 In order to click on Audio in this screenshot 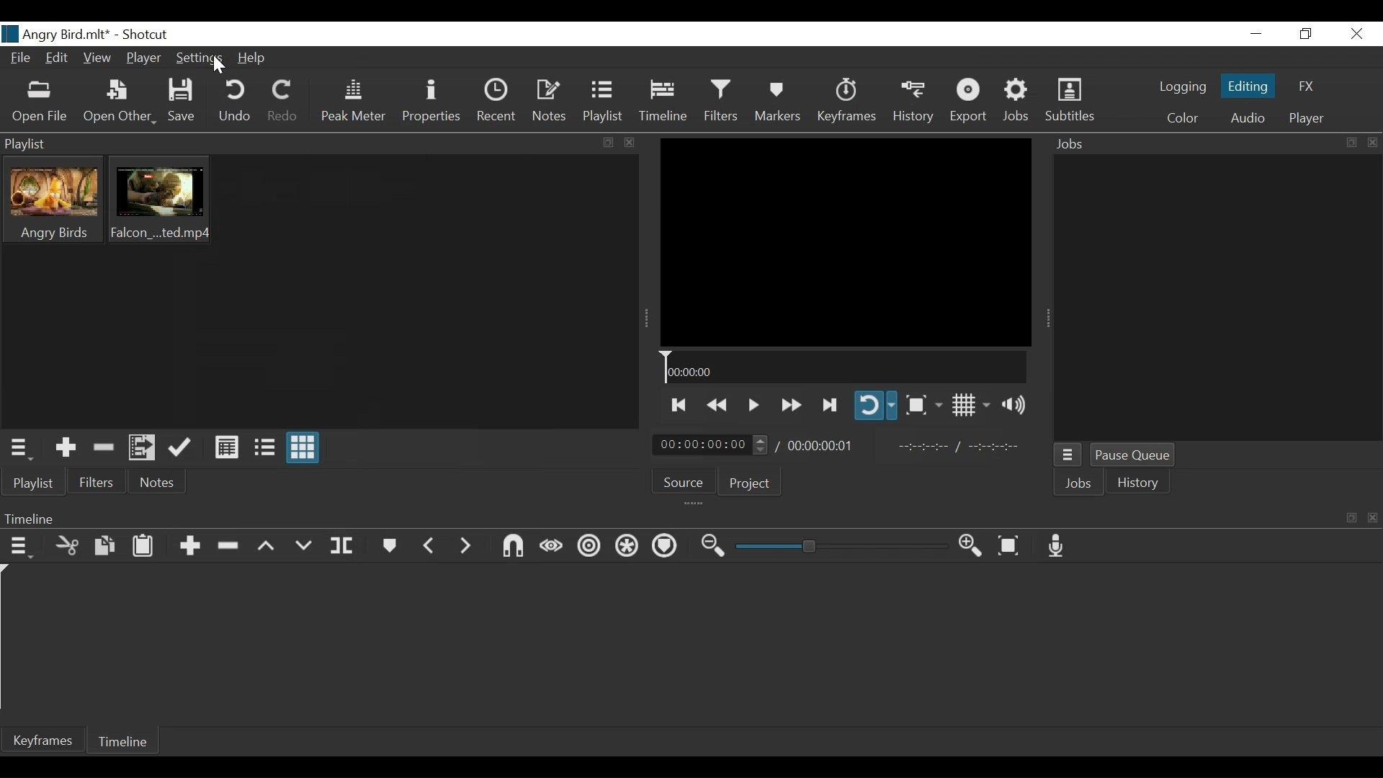, I will do `click(1247, 120)`.